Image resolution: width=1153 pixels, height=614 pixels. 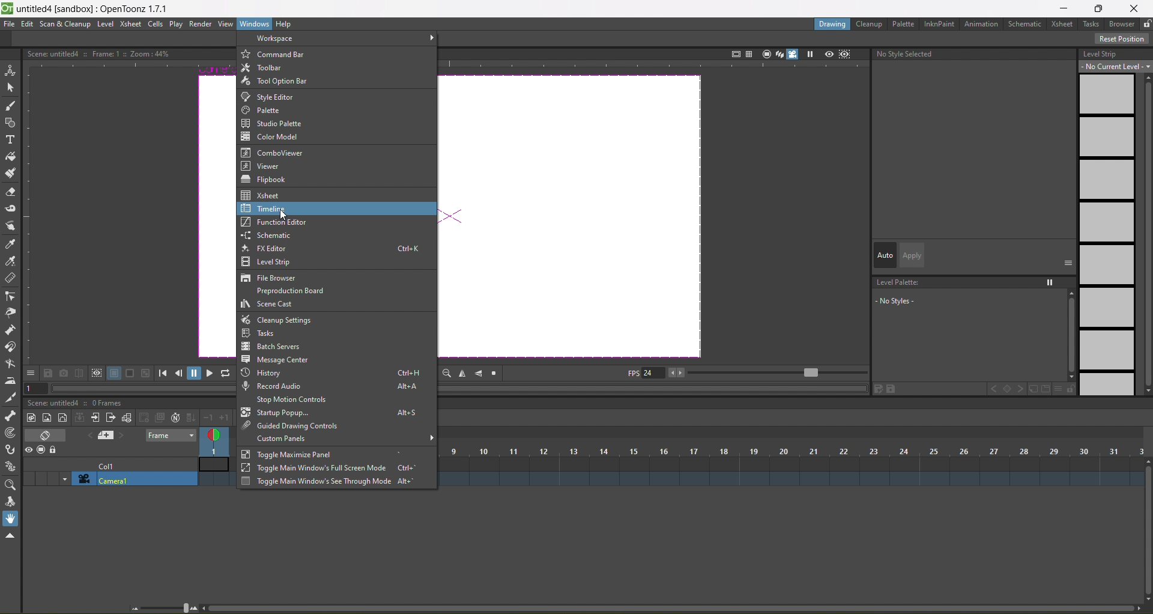 I want to click on camera view, so click(x=786, y=54).